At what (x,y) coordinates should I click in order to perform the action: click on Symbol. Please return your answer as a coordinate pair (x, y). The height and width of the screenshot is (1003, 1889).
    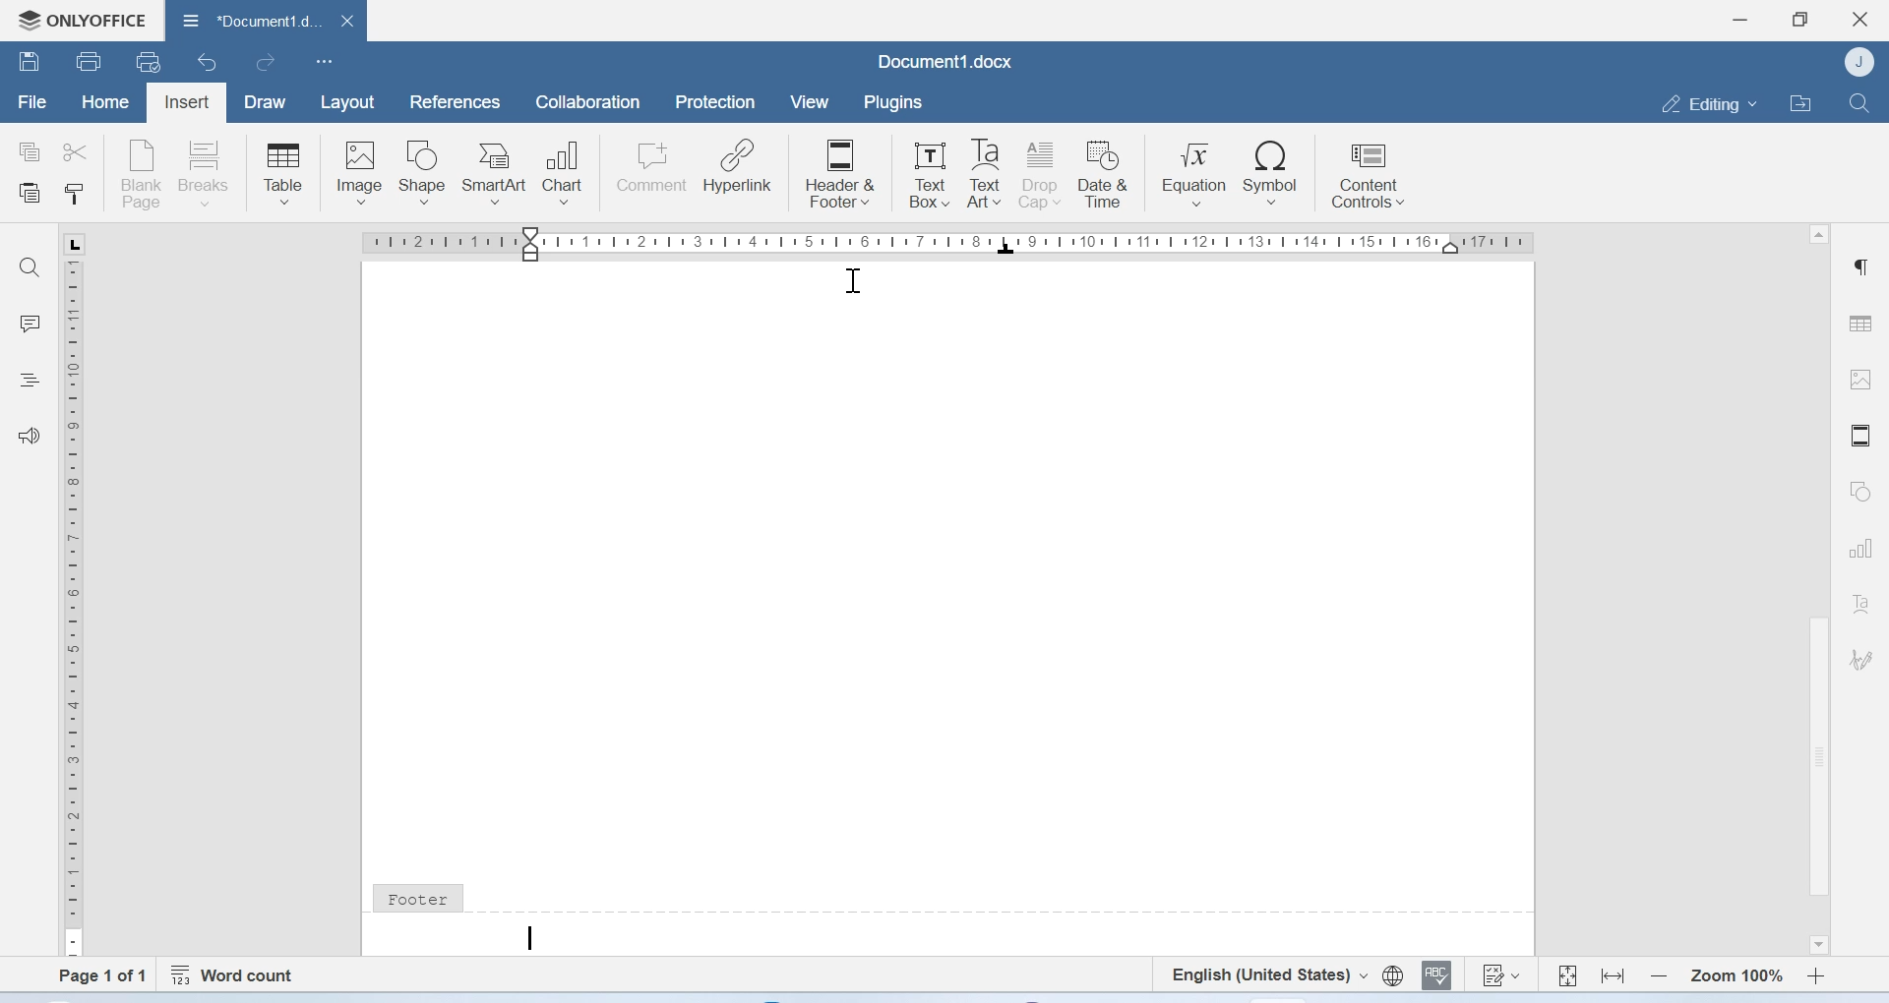
    Looking at the image, I should click on (1270, 173).